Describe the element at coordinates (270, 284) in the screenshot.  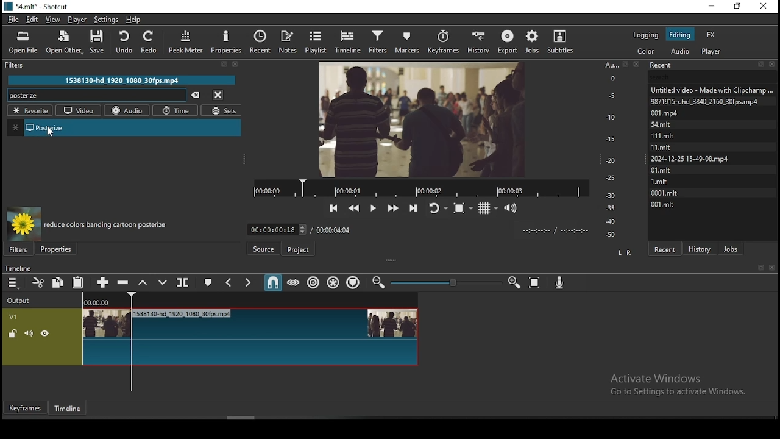
I see `snap` at that location.